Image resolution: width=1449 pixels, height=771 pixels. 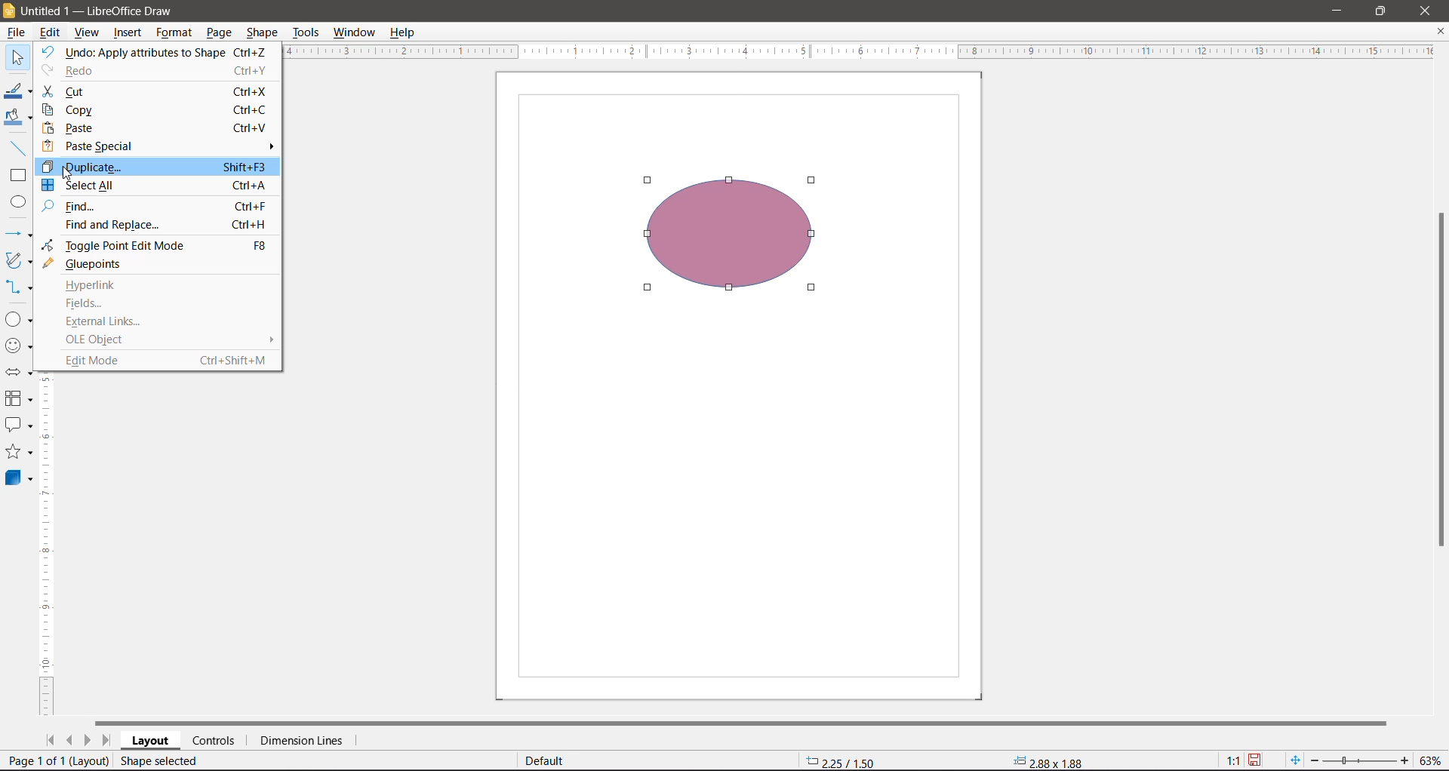 What do you see at coordinates (9, 10) in the screenshot?
I see `Application Logo` at bounding box center [9, 10].